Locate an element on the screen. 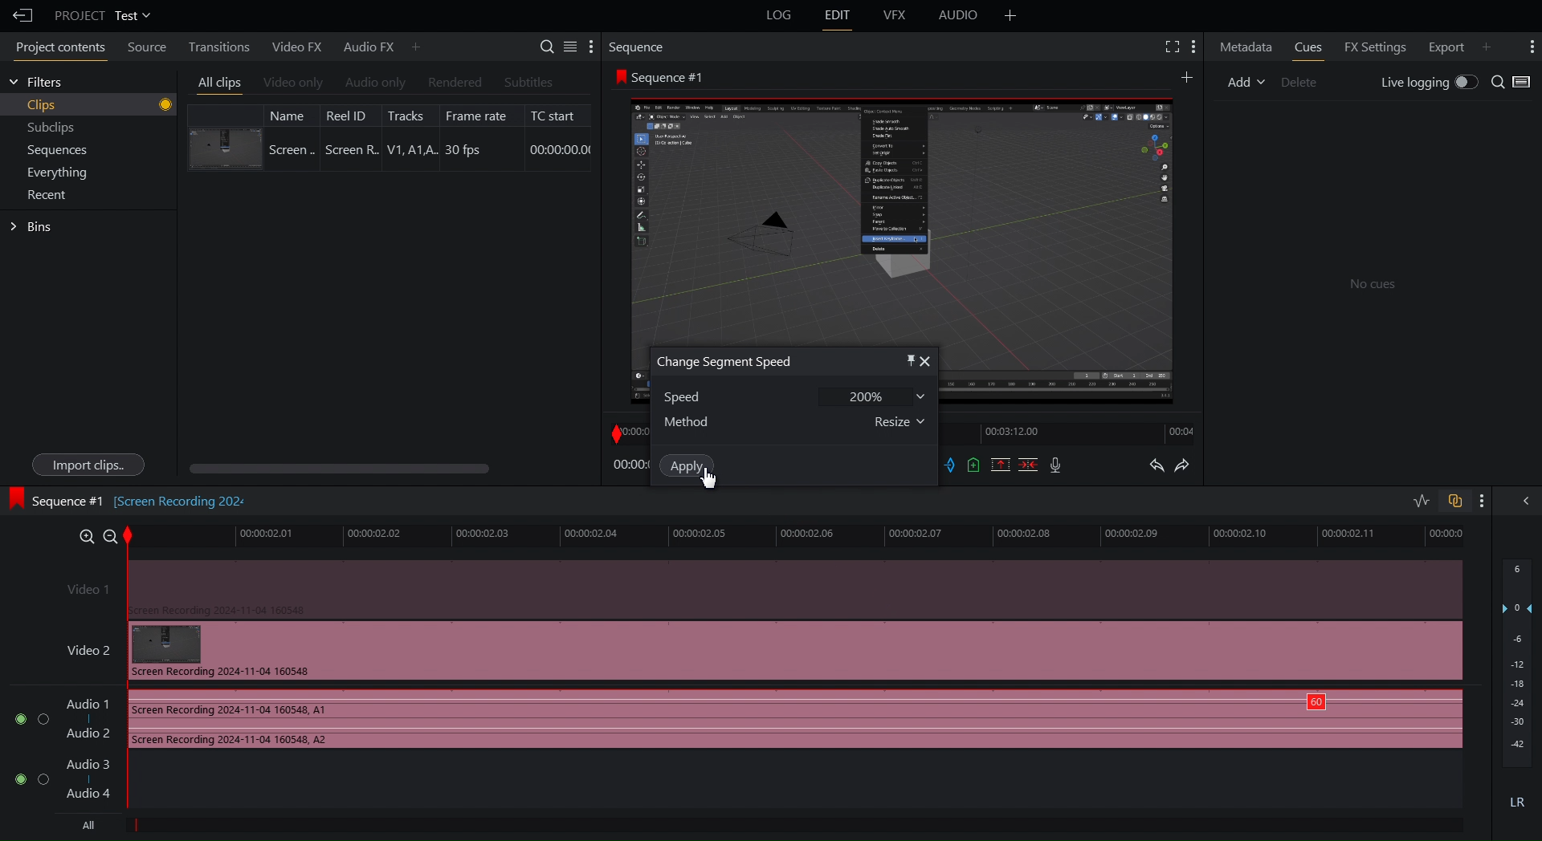 Image resolution: width=1542 pixels, height=841 pixels. Method is located at coordinates (795, 421).